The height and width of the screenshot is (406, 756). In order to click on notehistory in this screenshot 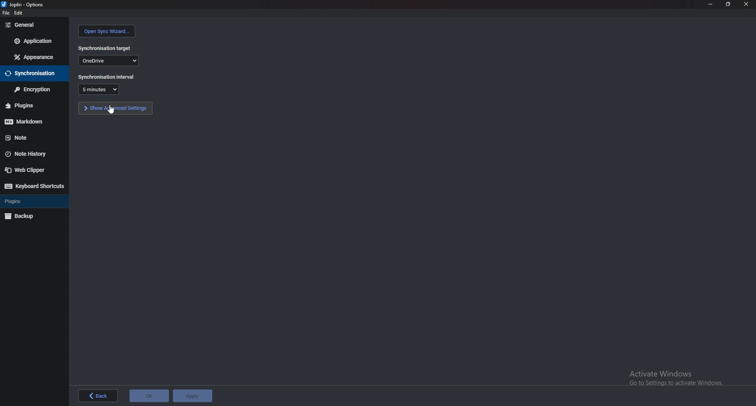, I will do `click(32, 154)`.